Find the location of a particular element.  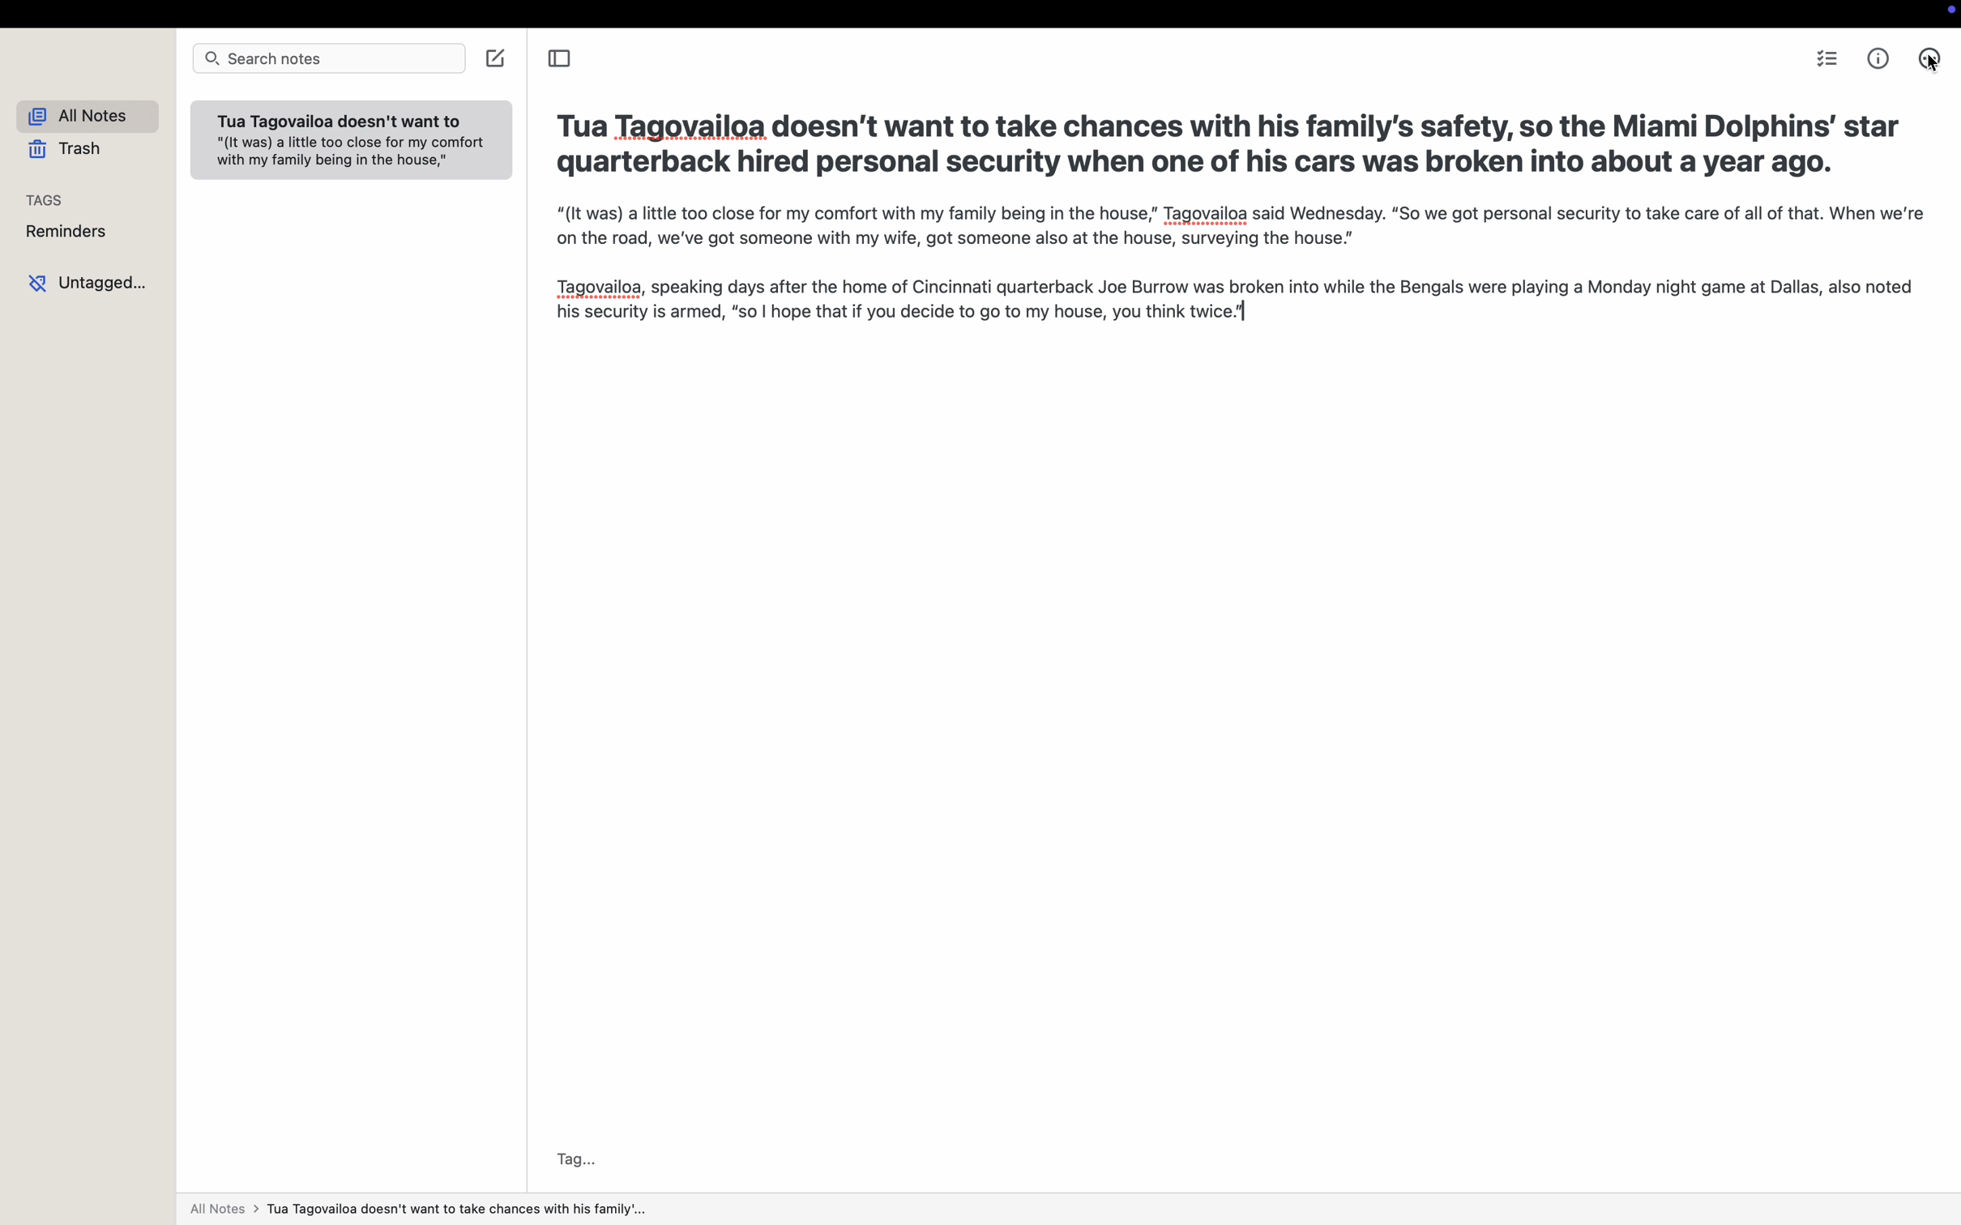

checklist is located at coordinates (1826, 61).